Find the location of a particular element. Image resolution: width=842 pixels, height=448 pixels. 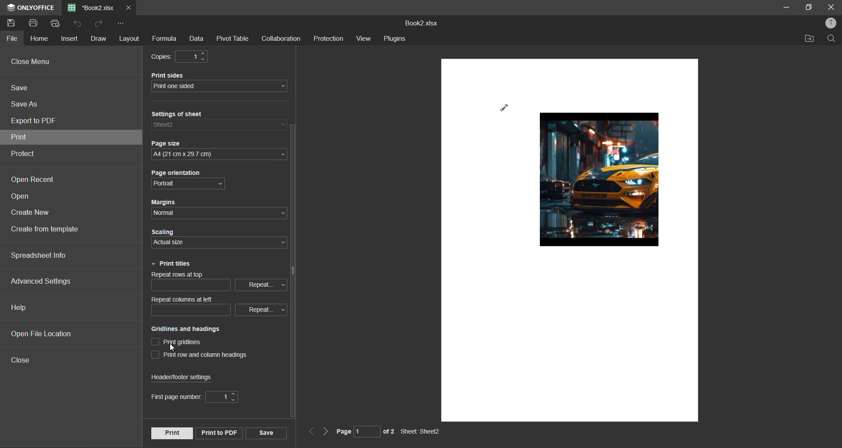

next is located at coordinates (325, 432).